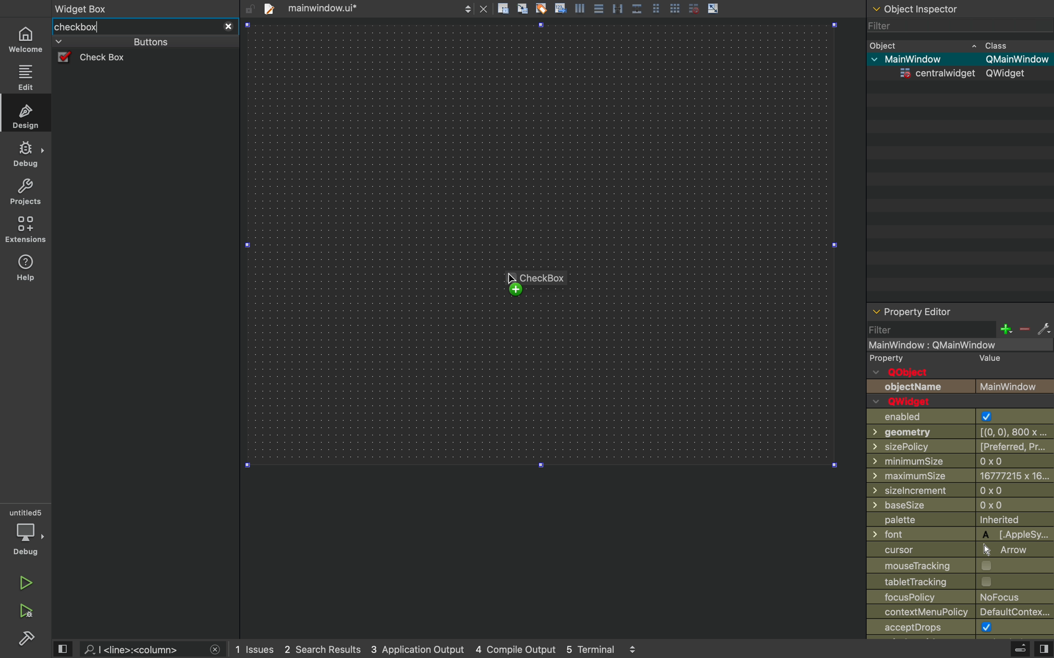 This screenshot has width=1054, height=658. Describe the element at coordinates (945, 628) in the screenshot. I see `accept drops` at that location.